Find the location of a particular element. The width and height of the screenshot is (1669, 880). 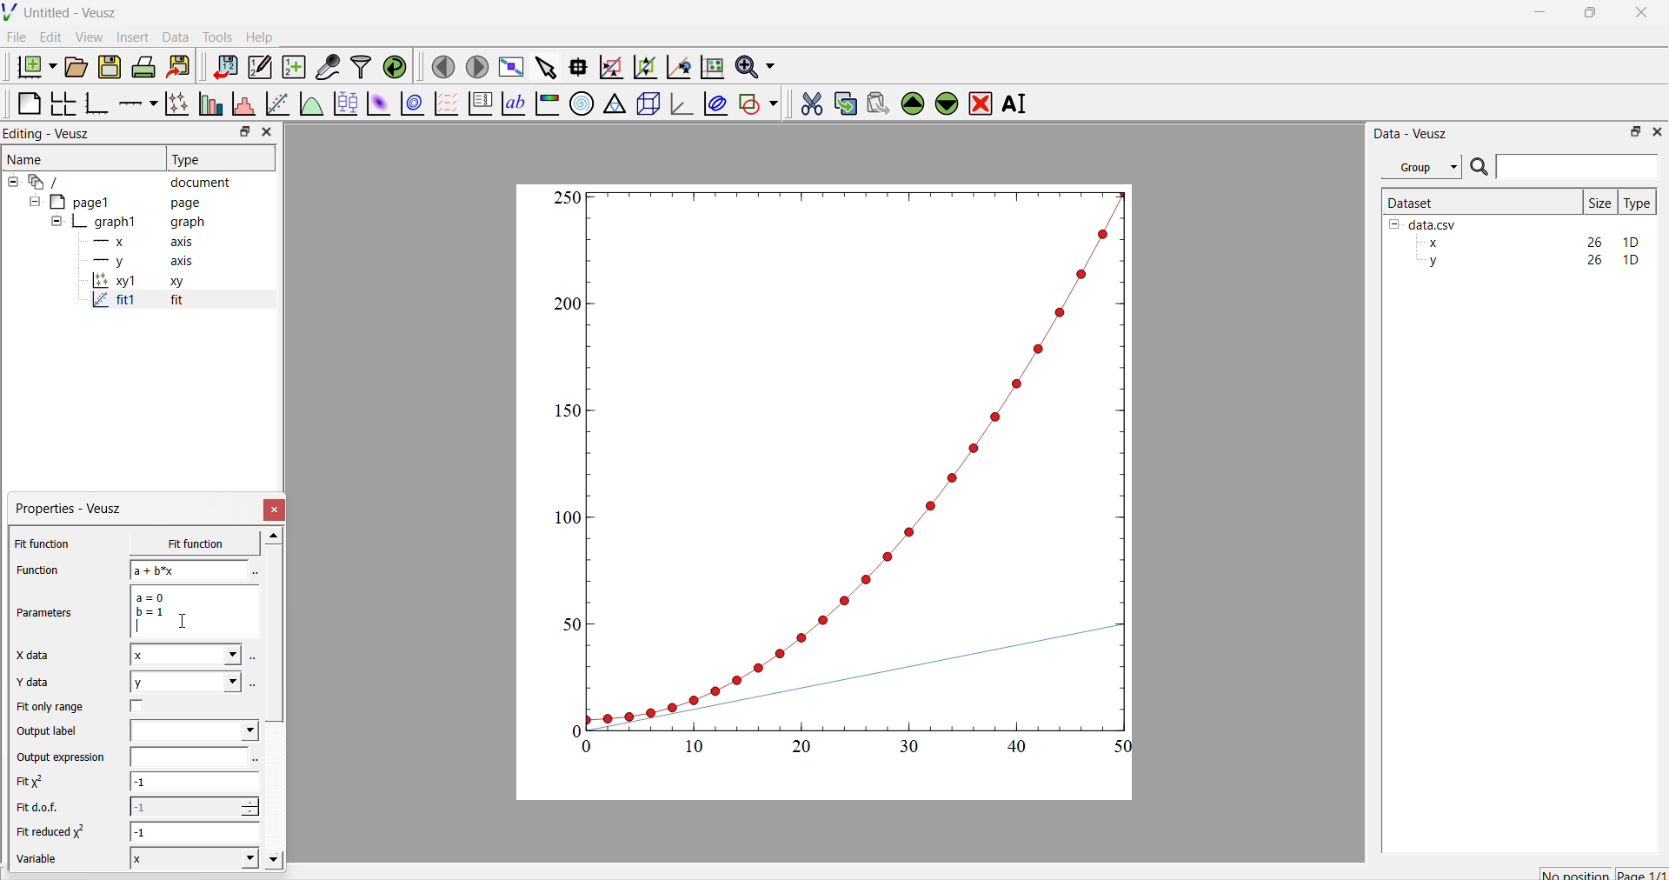

Fit function is located at coordinates (44, 543).